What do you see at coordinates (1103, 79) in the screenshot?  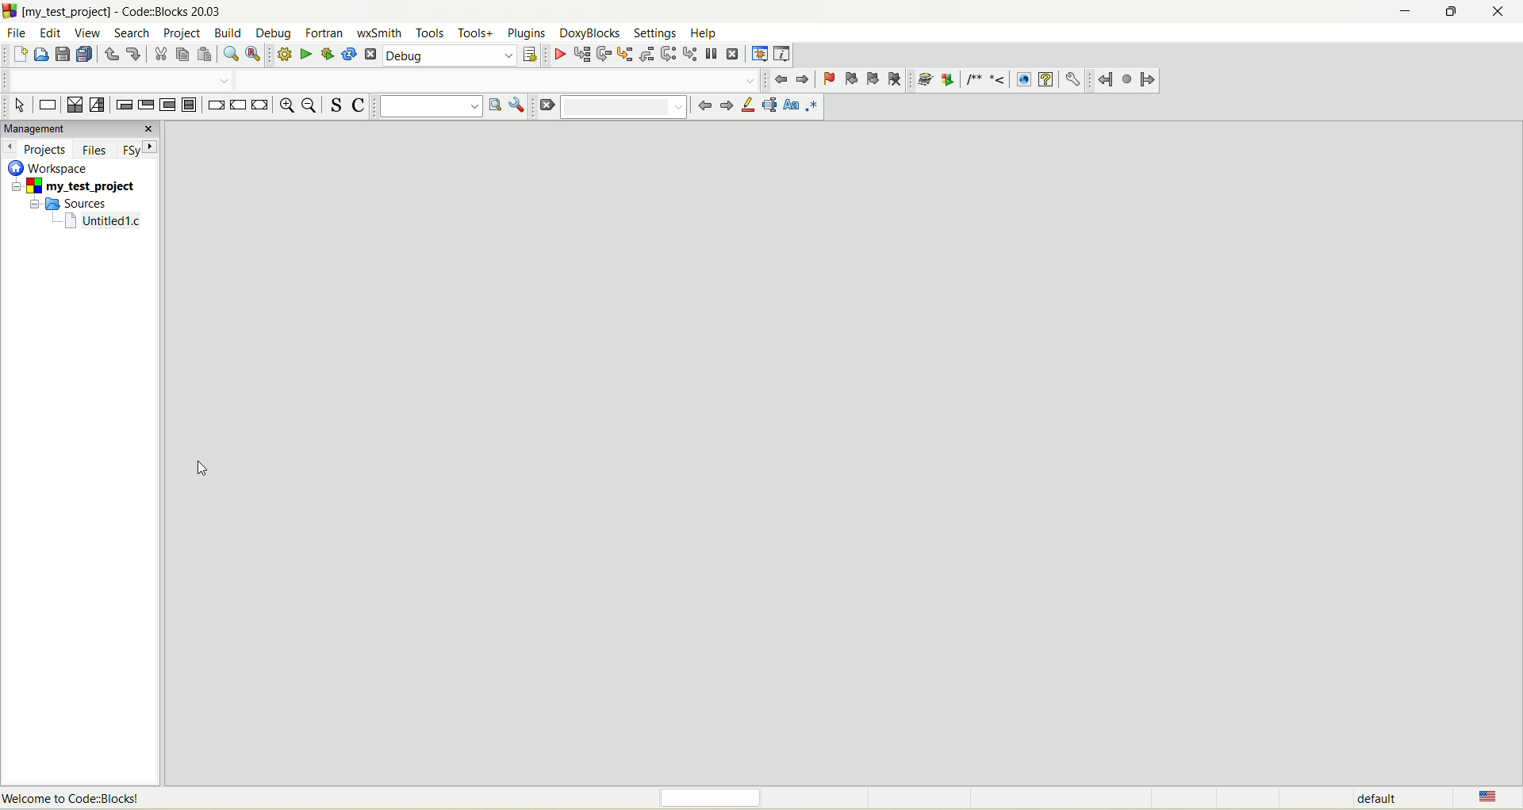 I see `jump back` at bounding box center [1103, 79].